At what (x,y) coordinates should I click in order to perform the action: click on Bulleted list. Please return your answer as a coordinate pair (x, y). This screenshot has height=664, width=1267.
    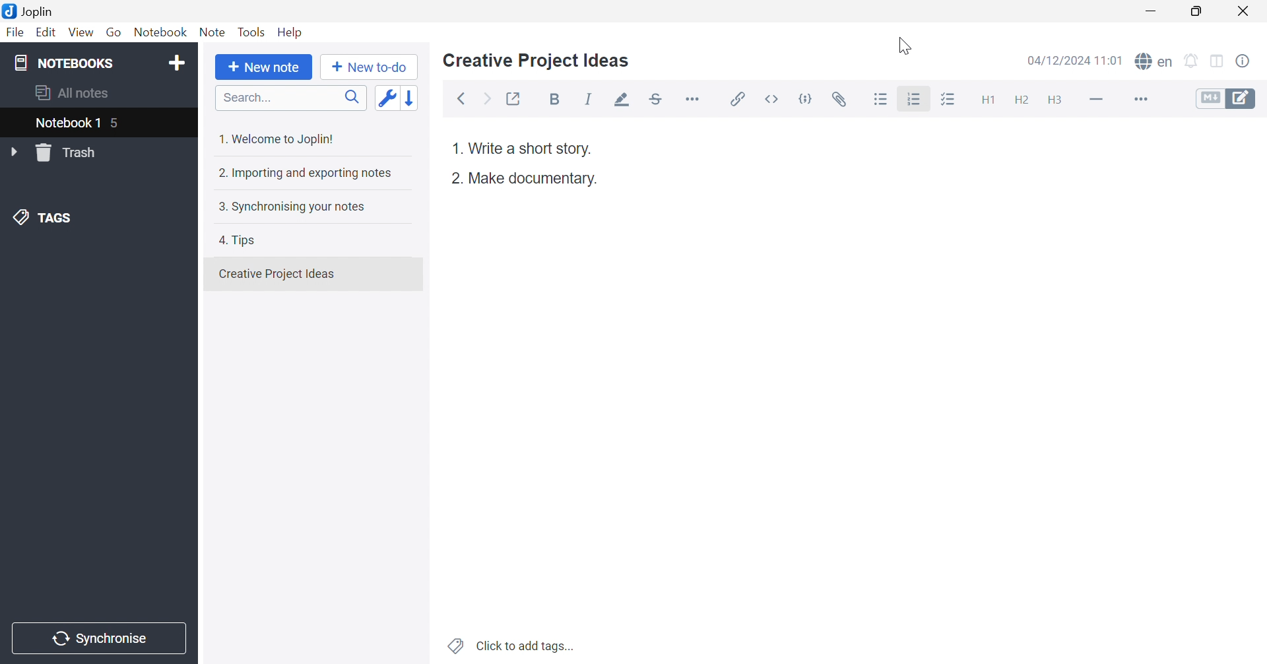
    Looking at the image, I should click on (880, 100).